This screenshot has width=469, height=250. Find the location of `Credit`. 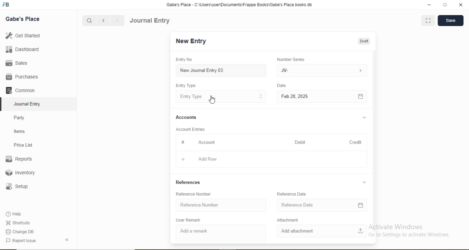

Credit is located at coordinates (355, 142).